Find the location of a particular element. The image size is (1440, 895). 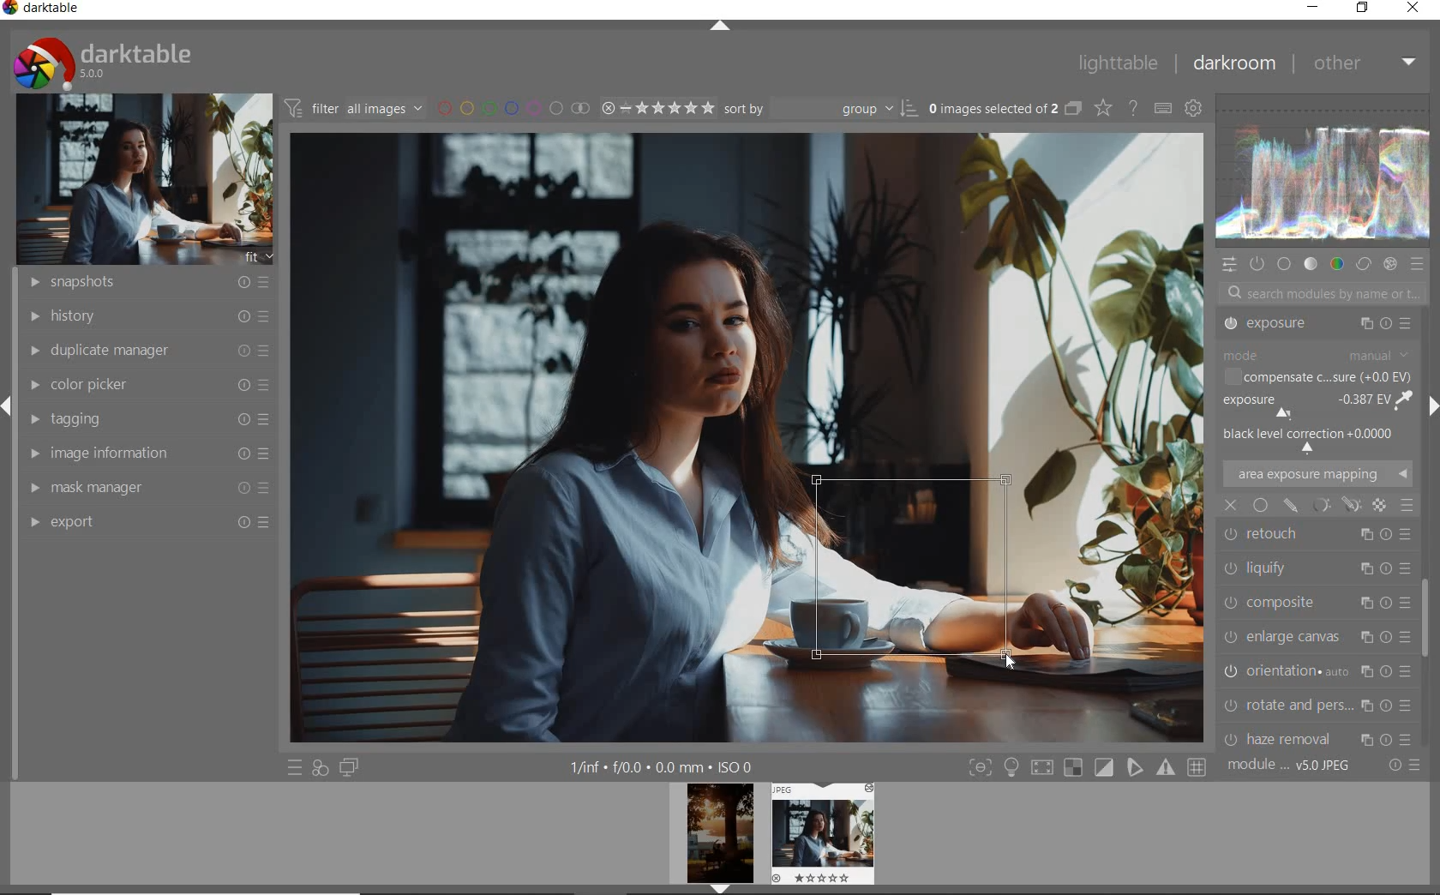

OTHER INTERFACE DETAILS is located at coordinates (663, 767).